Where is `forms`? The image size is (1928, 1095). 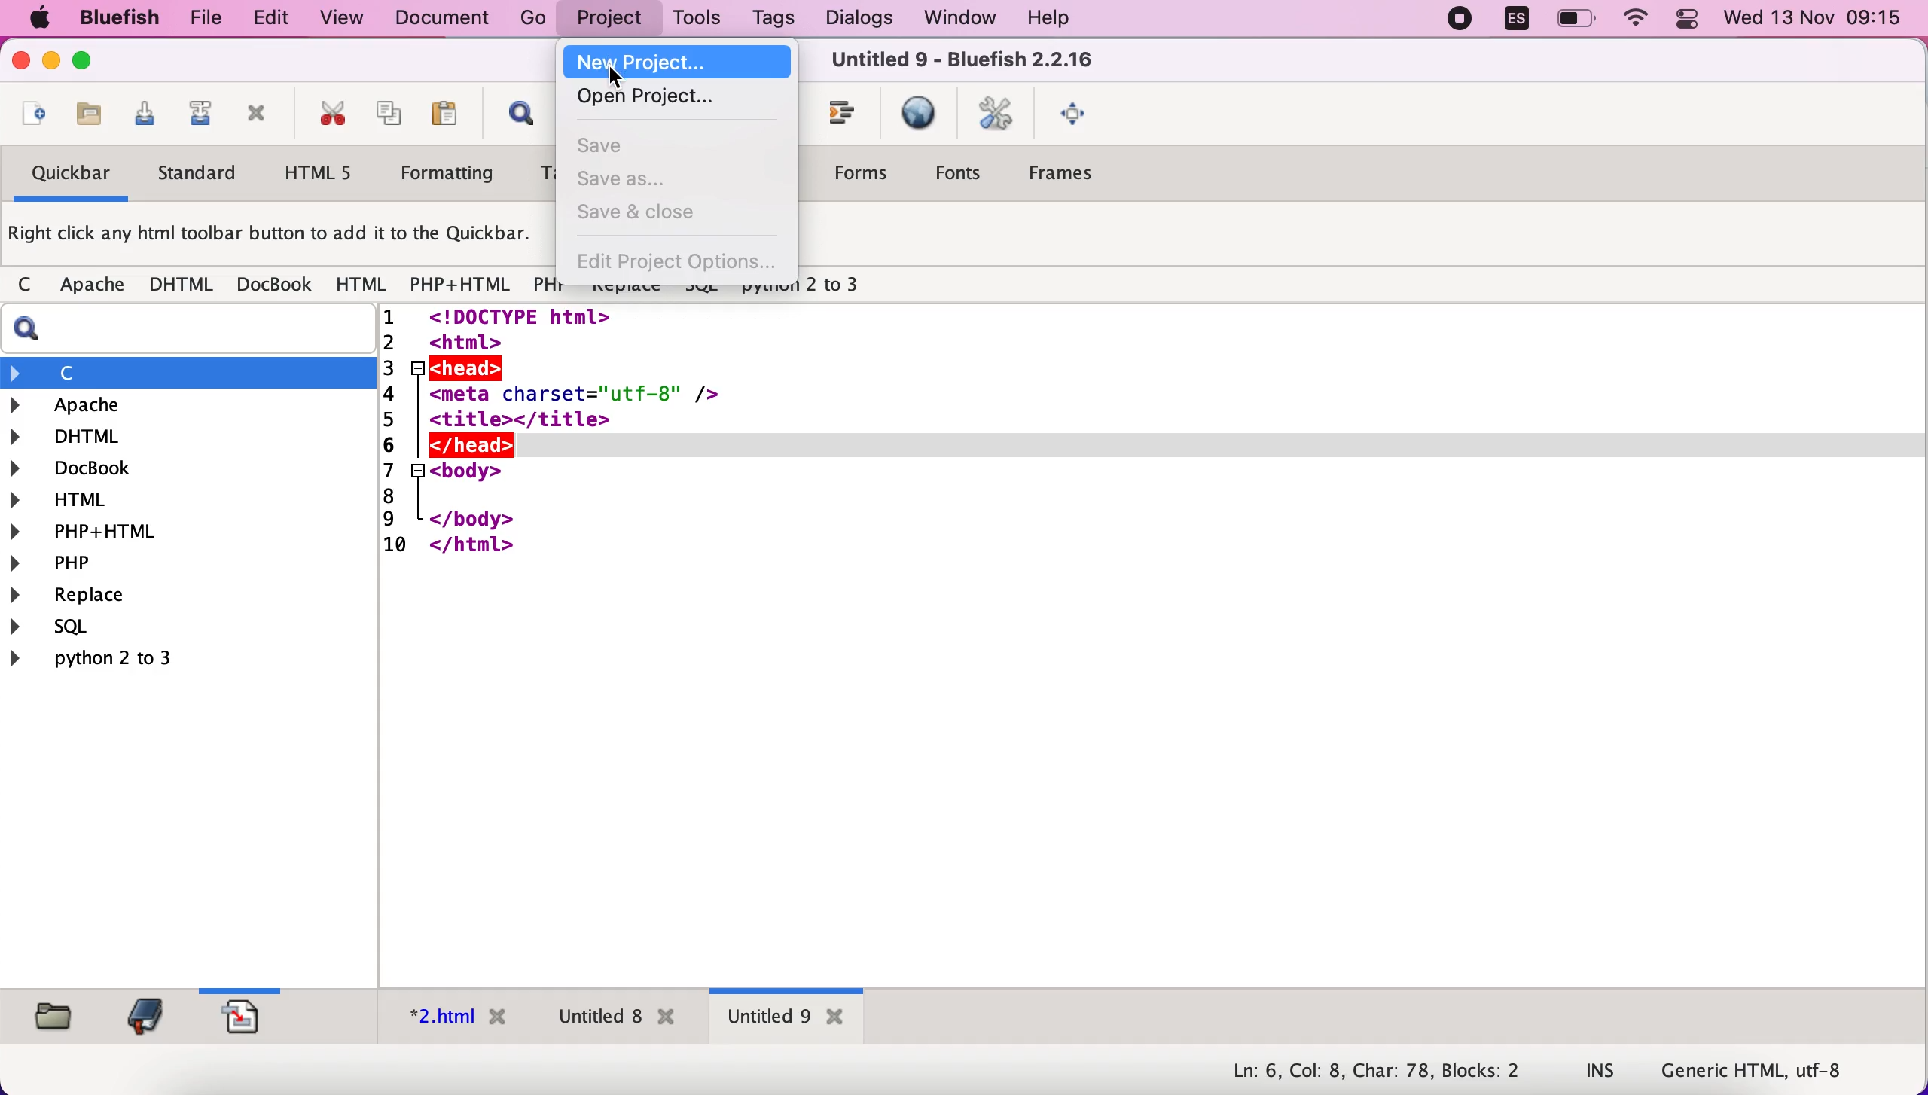
forms is located at coordinates (862, 174).